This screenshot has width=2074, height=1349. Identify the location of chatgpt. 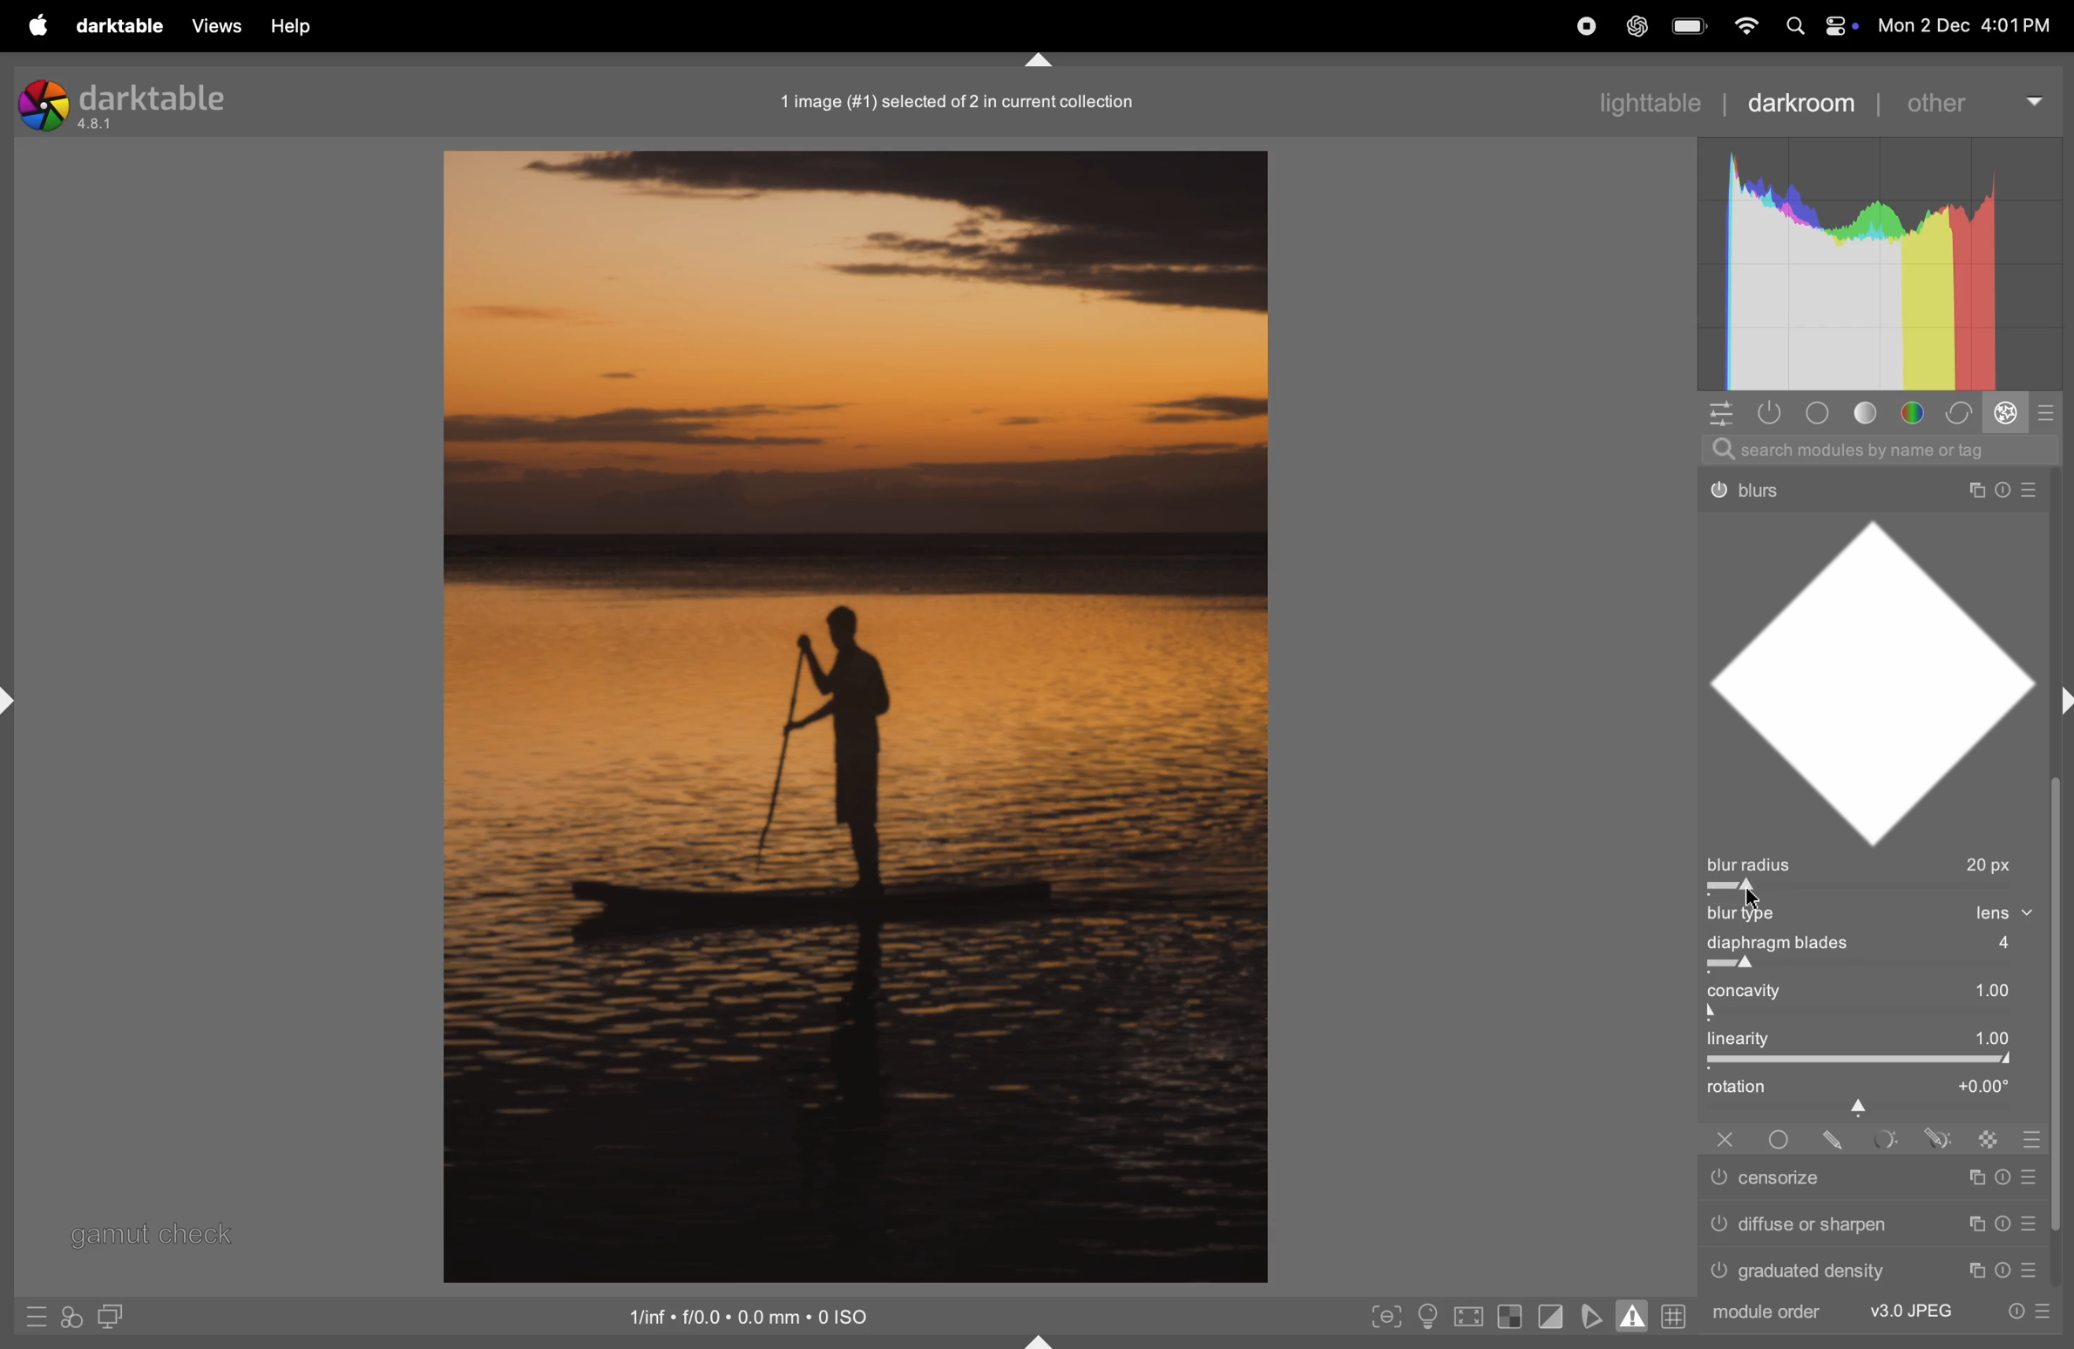
(1637, 24).